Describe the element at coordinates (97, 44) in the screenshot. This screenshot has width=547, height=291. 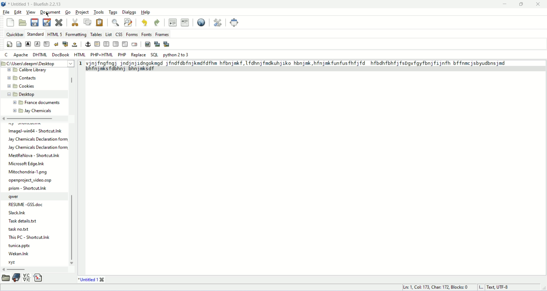
I see `horizontal rule` at that location.